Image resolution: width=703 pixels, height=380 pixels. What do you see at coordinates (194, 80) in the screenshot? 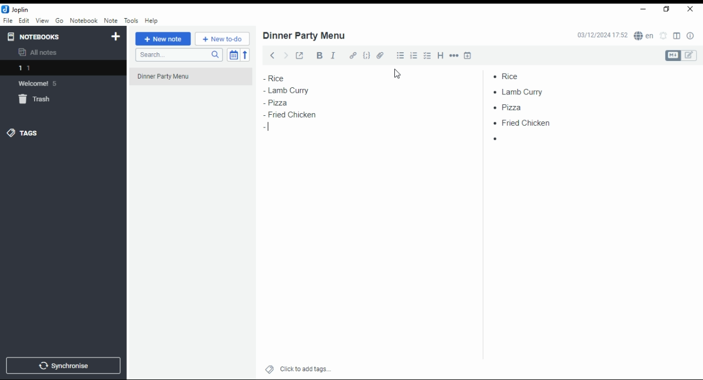
I see `dinner party menu` at bounding box center [194, 80].